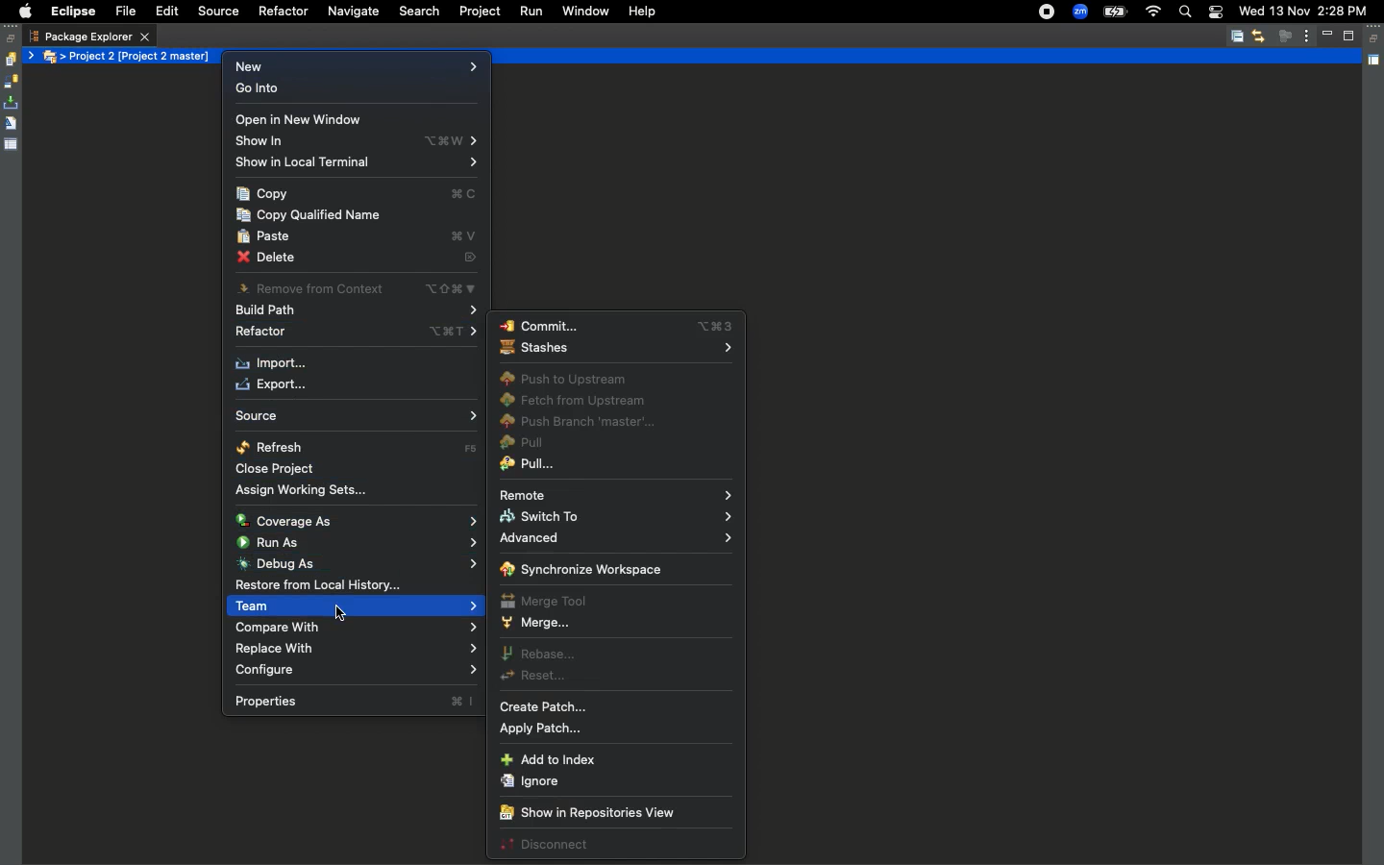 Image resolution: width=1384 pixels, height=865 pixels. I want to click on Window, so click(583, 10).